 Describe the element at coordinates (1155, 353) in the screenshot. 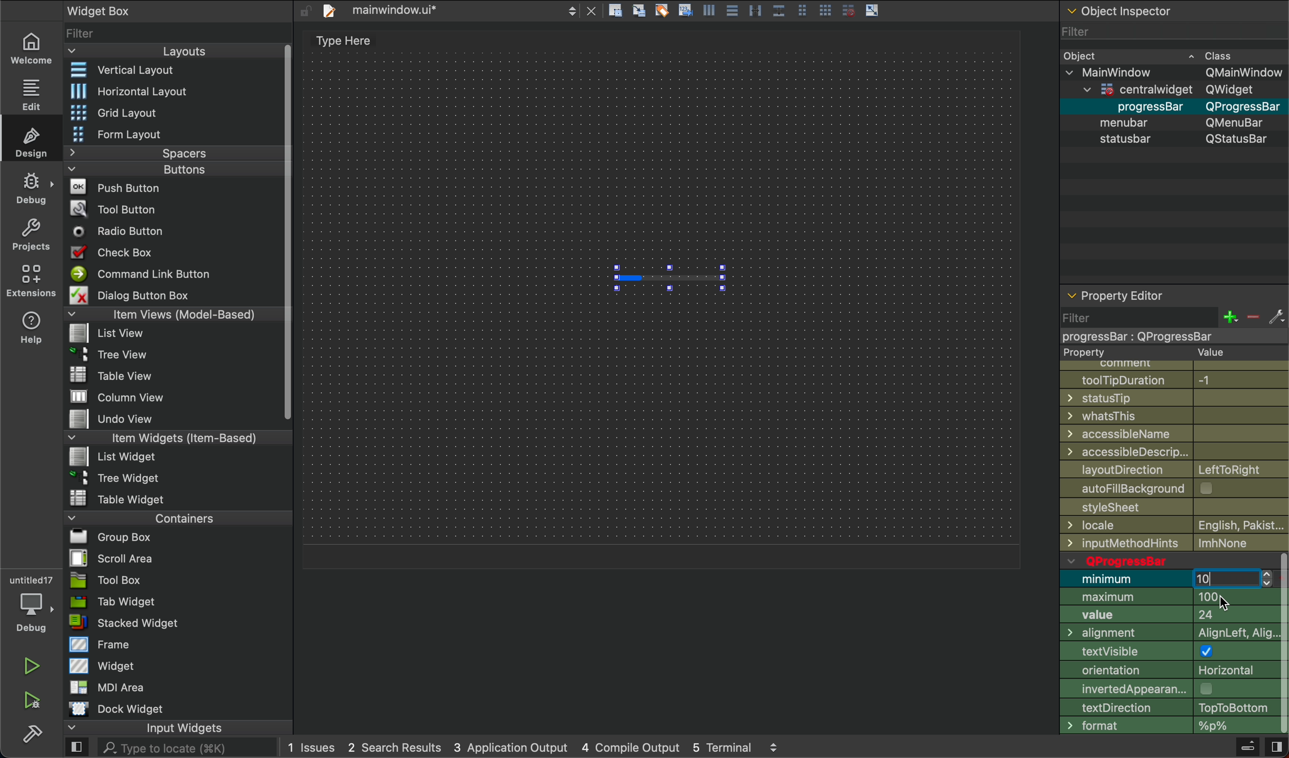

I see `property` at that location.